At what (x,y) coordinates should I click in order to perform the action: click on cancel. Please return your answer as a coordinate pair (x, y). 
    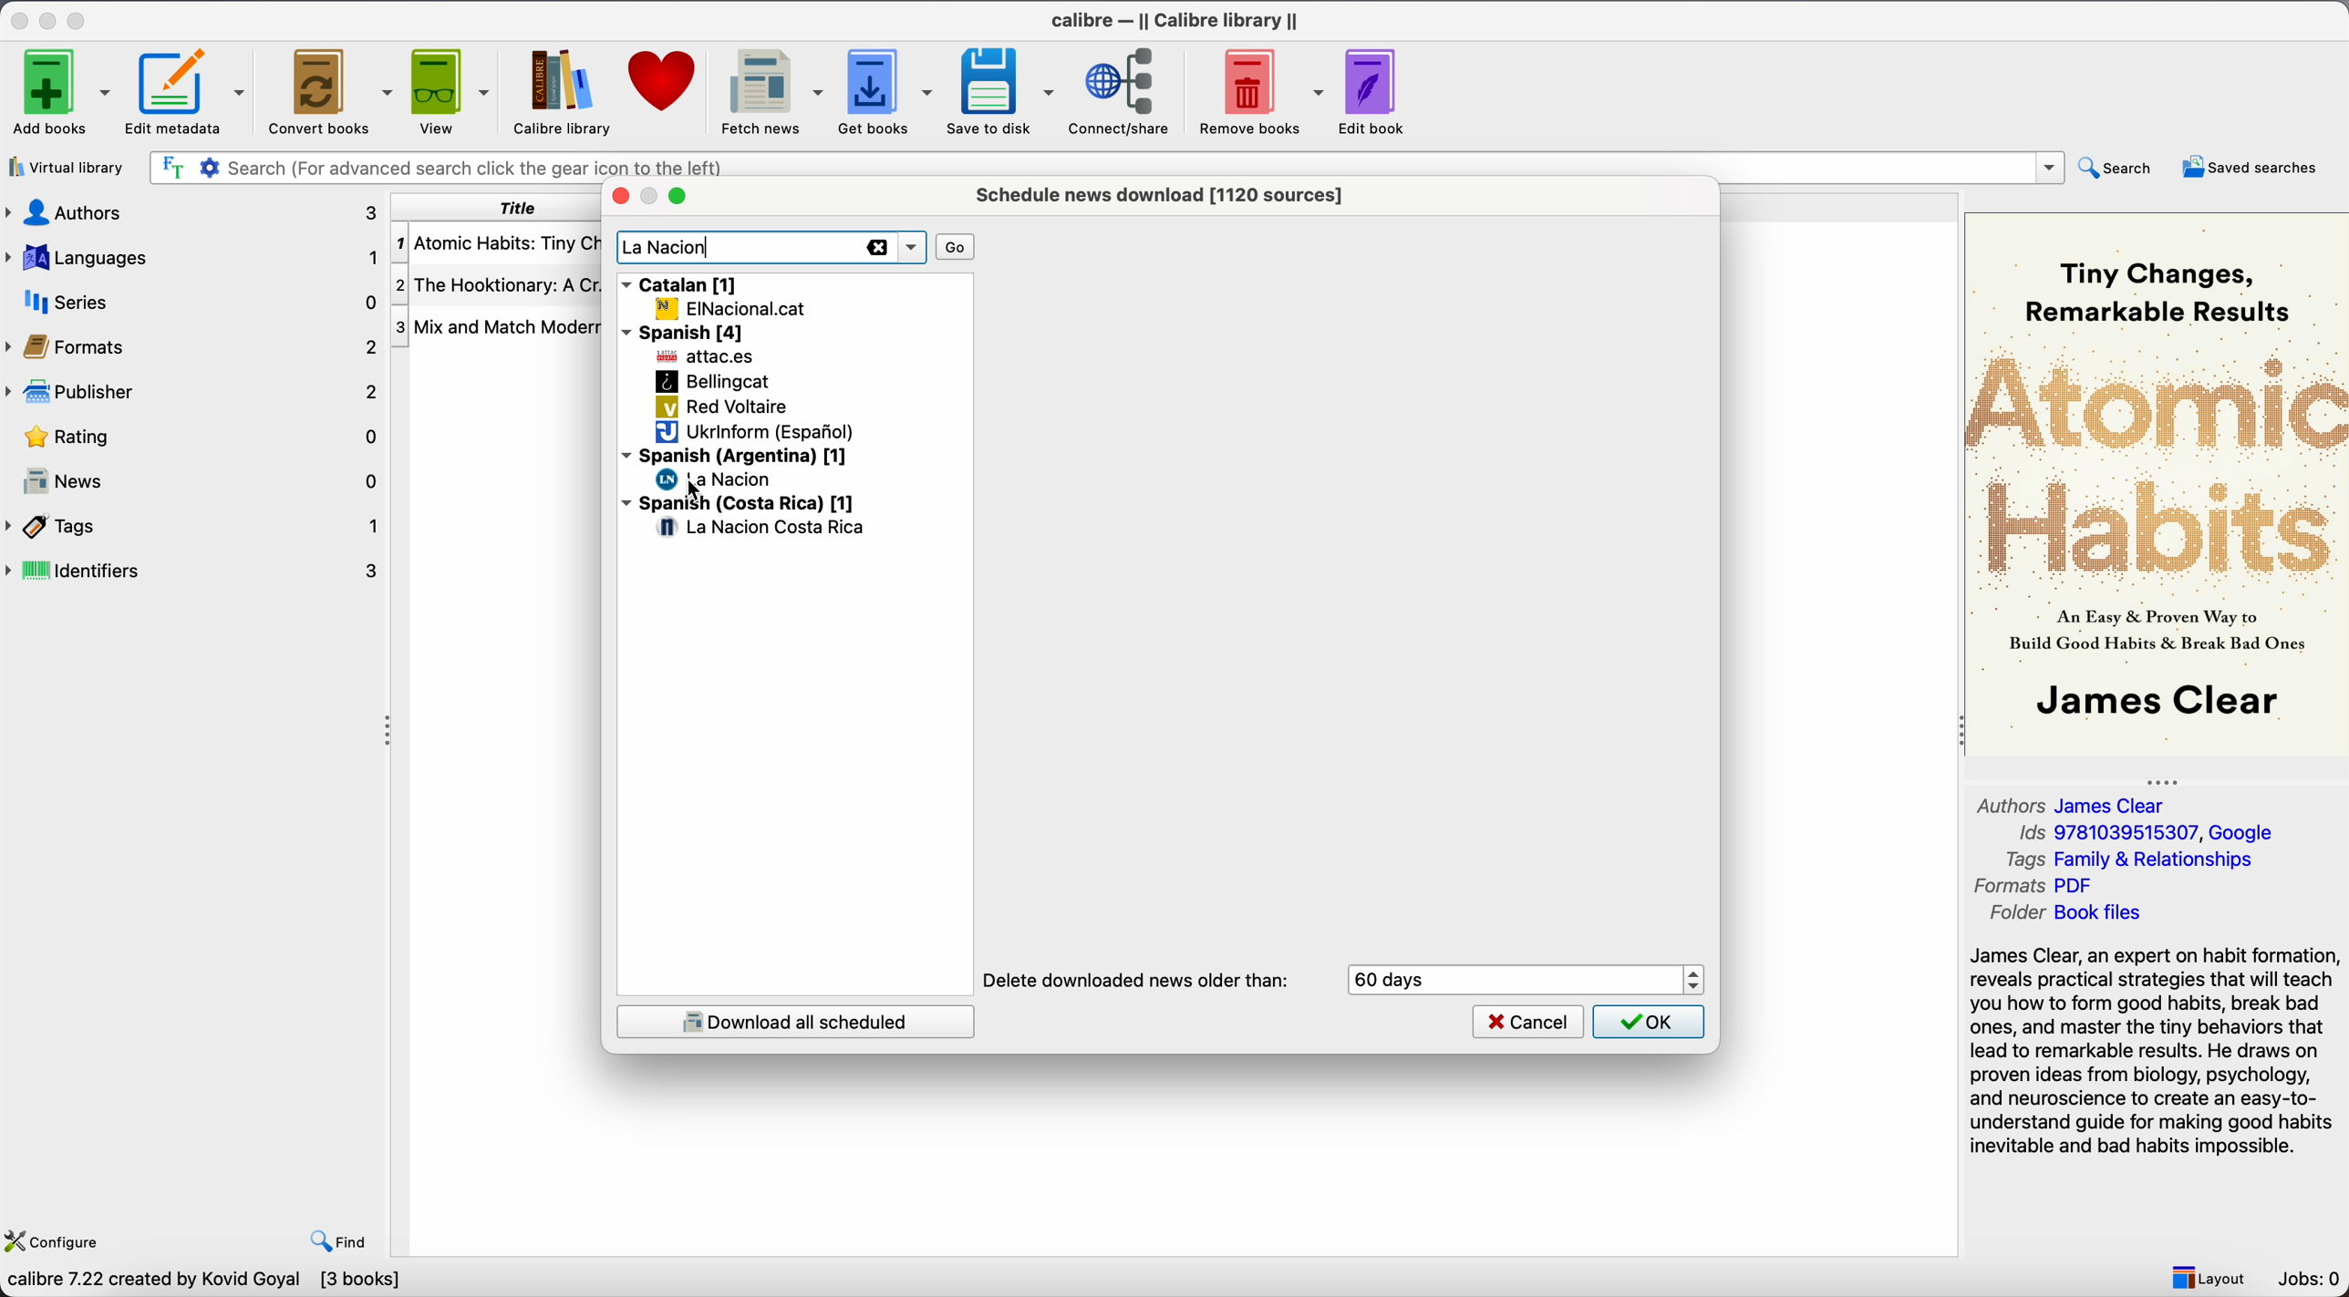
    Looking at the image, I should click on (1528, 1020).